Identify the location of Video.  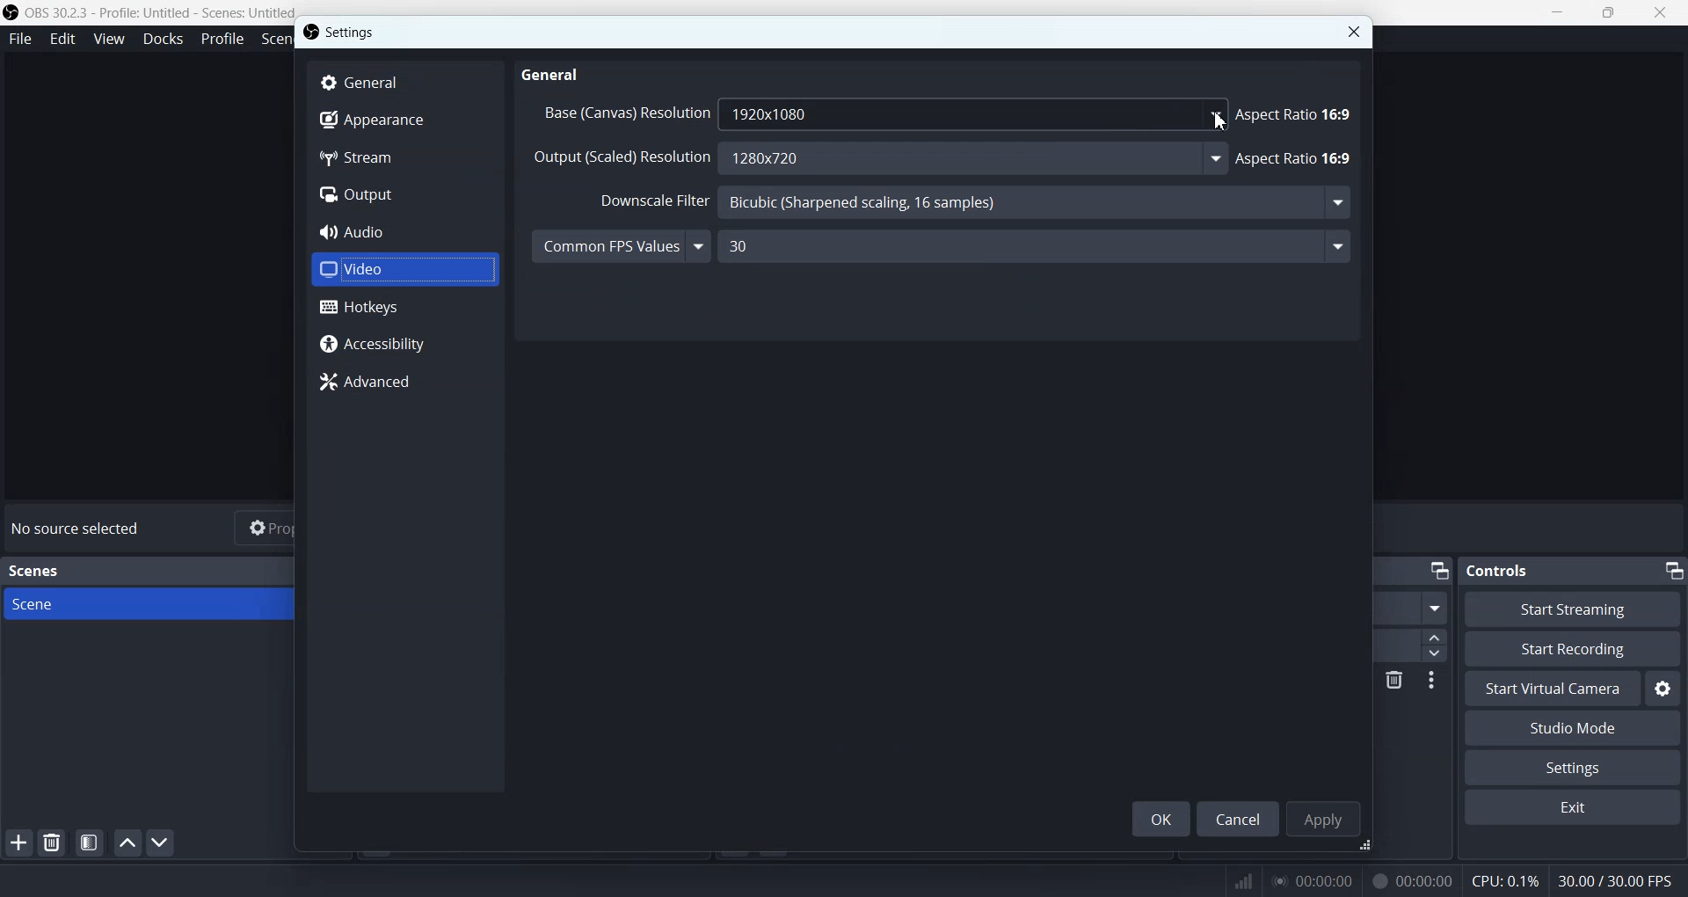
(404, 271).